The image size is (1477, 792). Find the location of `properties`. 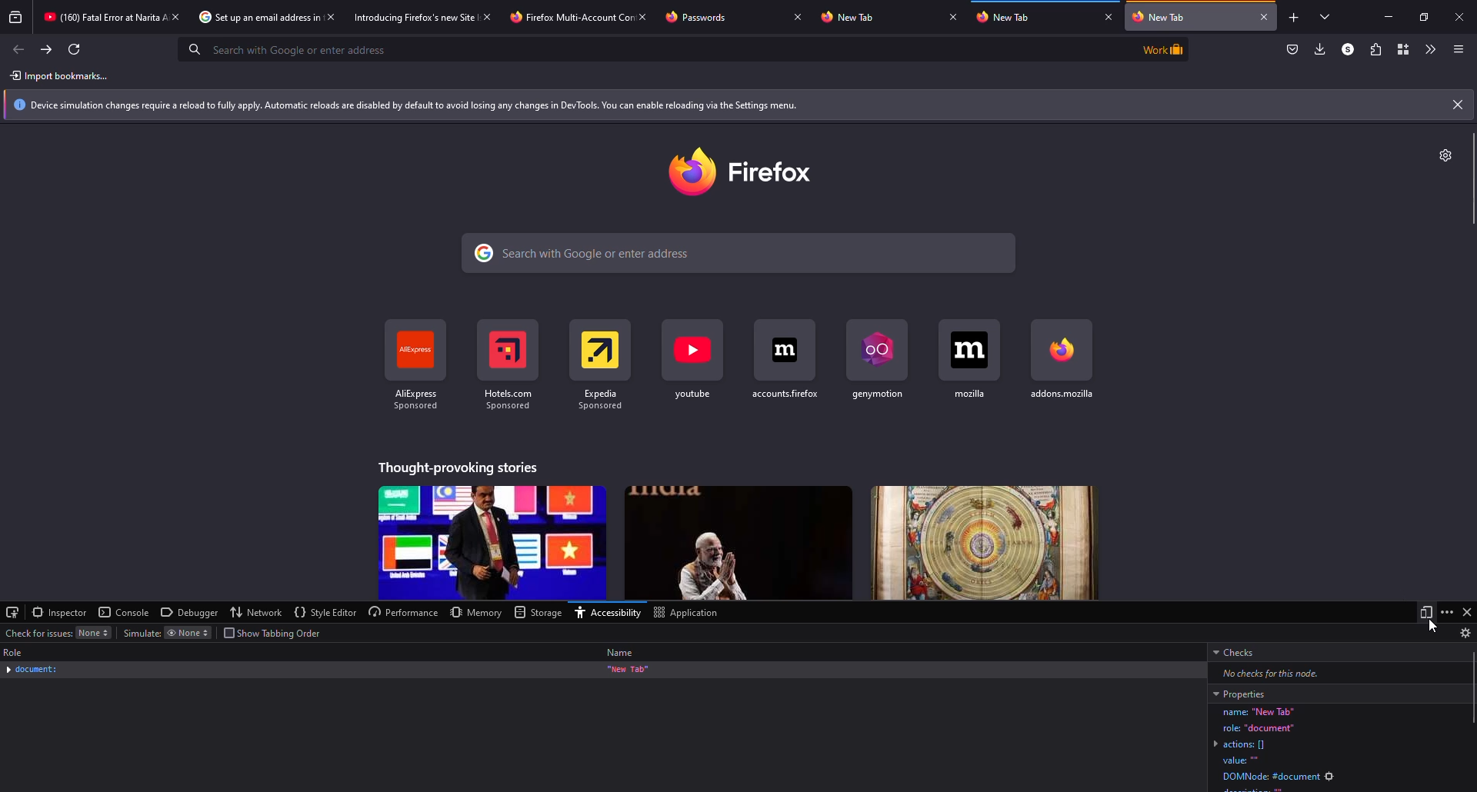

properties is located at coordinates (1239, 694).